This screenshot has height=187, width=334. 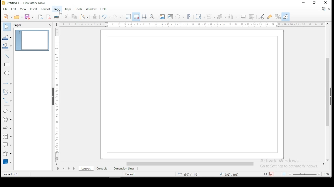 I want to click on arrange, so click(x=221, y=17).